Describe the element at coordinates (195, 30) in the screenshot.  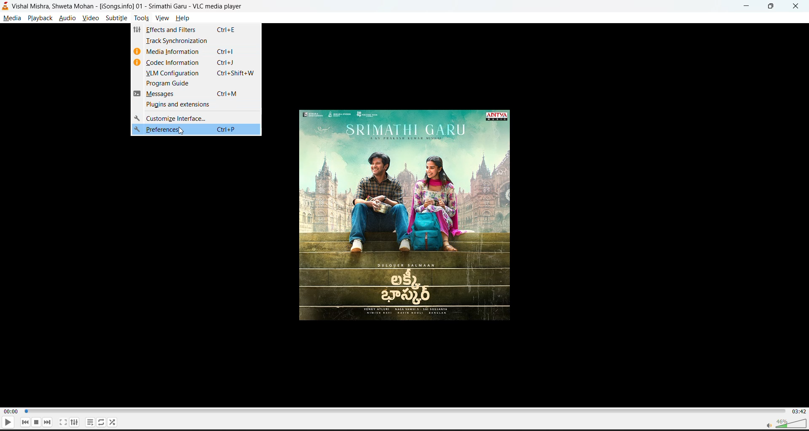
I see `effects and filters` at that location.